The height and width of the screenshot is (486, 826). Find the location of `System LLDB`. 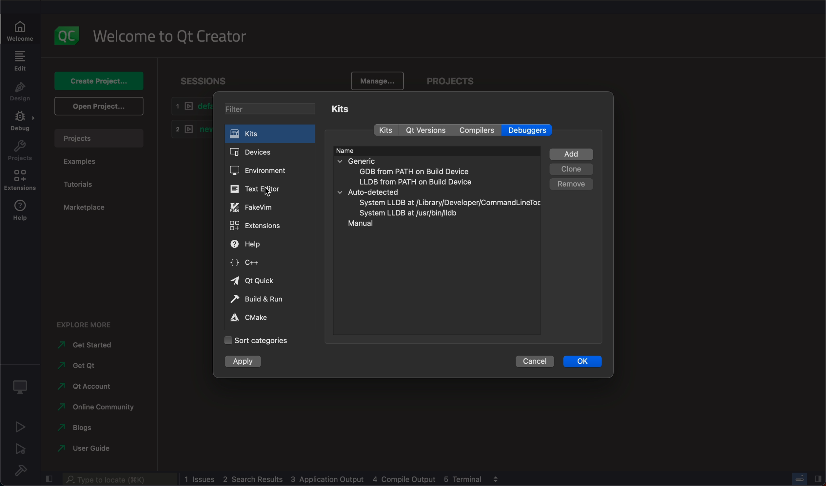

System LLDB is located at coordinates (407, 213).